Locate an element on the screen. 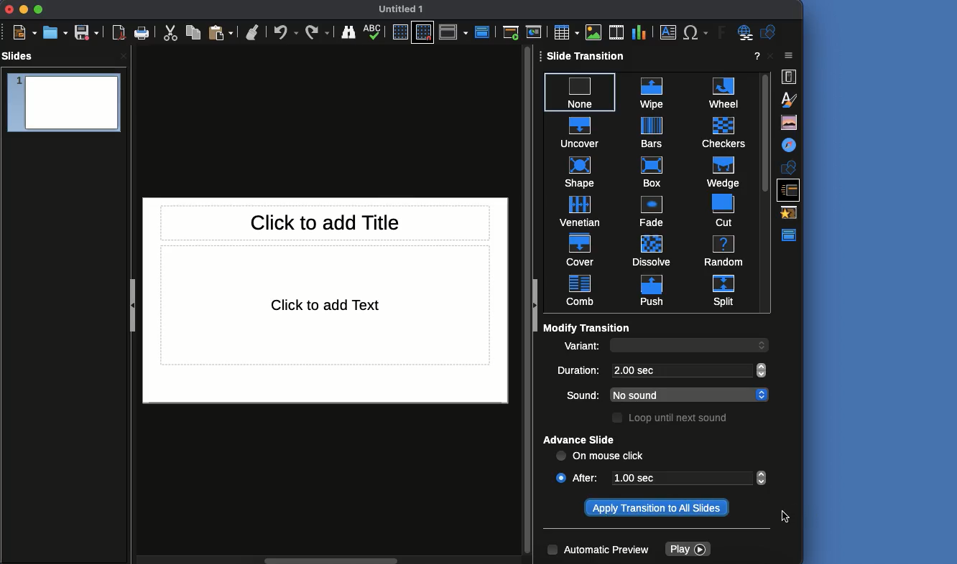 The height and width of the screenshot is (564, 957). Shapes is located at coordinates (788, 166).